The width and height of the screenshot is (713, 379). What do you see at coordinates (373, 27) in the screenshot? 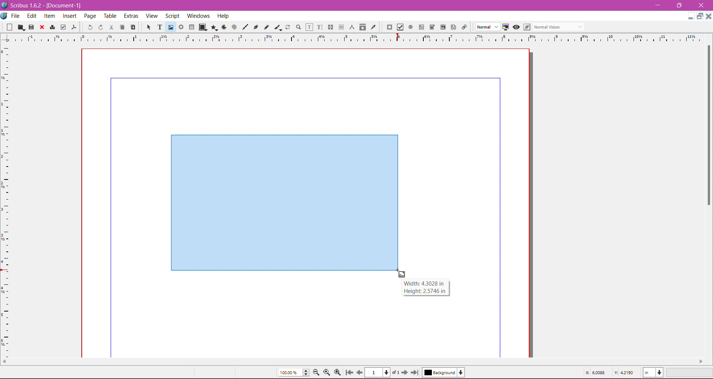
I see `Eye Dropper` at bounding box center [373, 27].